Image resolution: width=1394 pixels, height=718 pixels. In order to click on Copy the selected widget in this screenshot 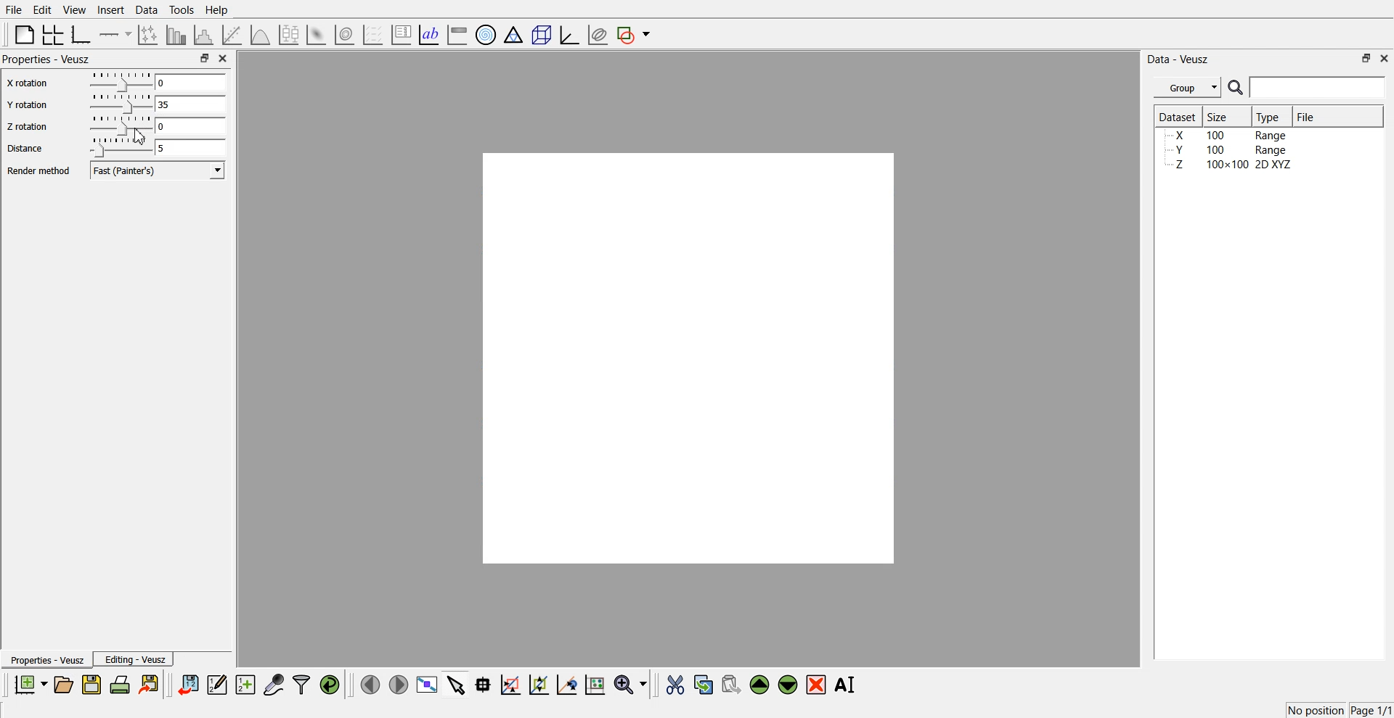, I will do `click(704, 684)`.